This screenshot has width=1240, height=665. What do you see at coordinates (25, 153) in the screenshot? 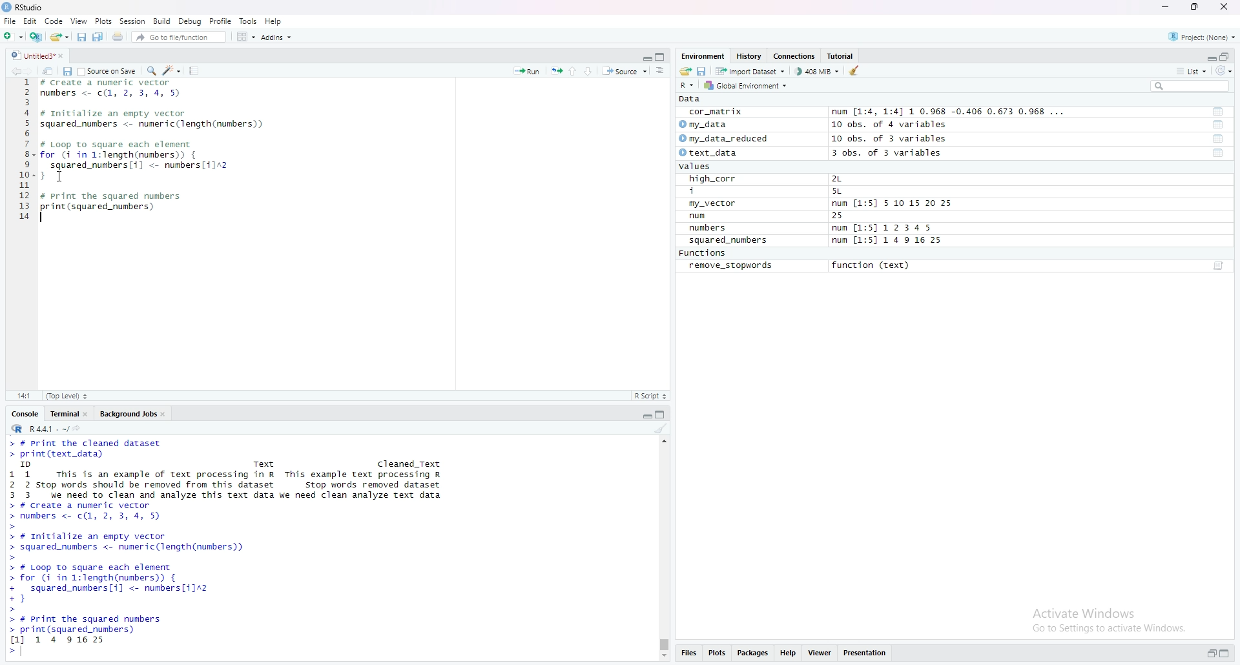
I see `line number` at bounding box center [25, 153].